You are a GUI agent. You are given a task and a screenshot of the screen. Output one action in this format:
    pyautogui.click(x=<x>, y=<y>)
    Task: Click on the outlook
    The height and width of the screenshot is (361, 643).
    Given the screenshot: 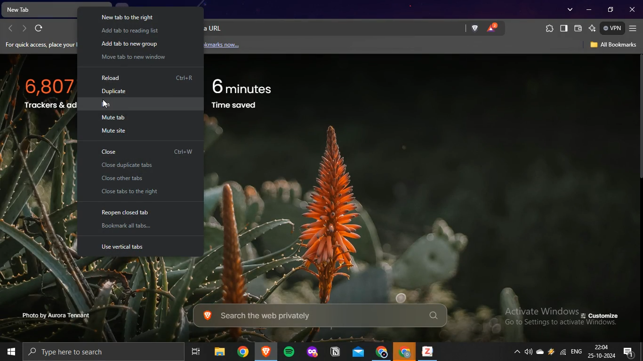 What is the action you would take?
    pyautogui.click(x=359, y=352)
    